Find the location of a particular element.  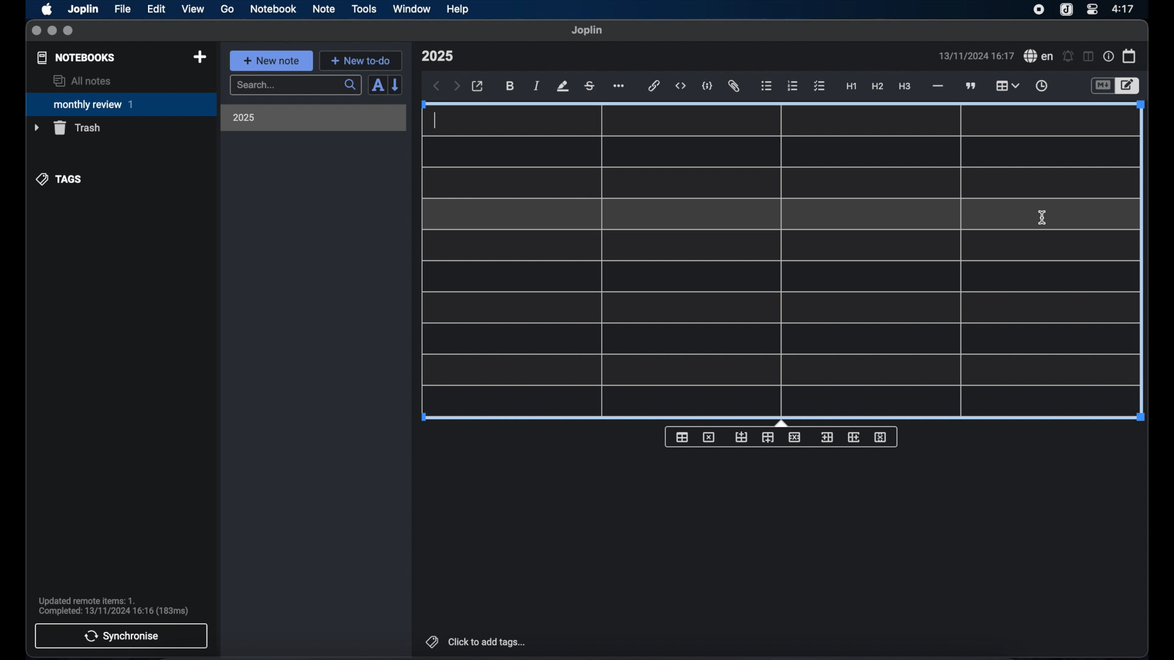

tags is located at coordinates (60, 179).